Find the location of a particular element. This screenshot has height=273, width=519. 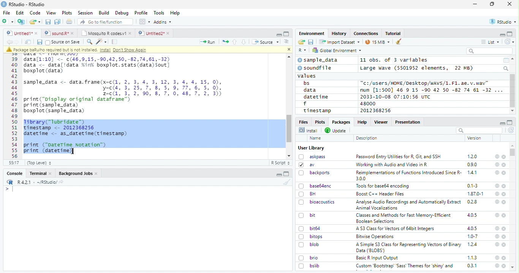

close is located at coordinates (288, 49).